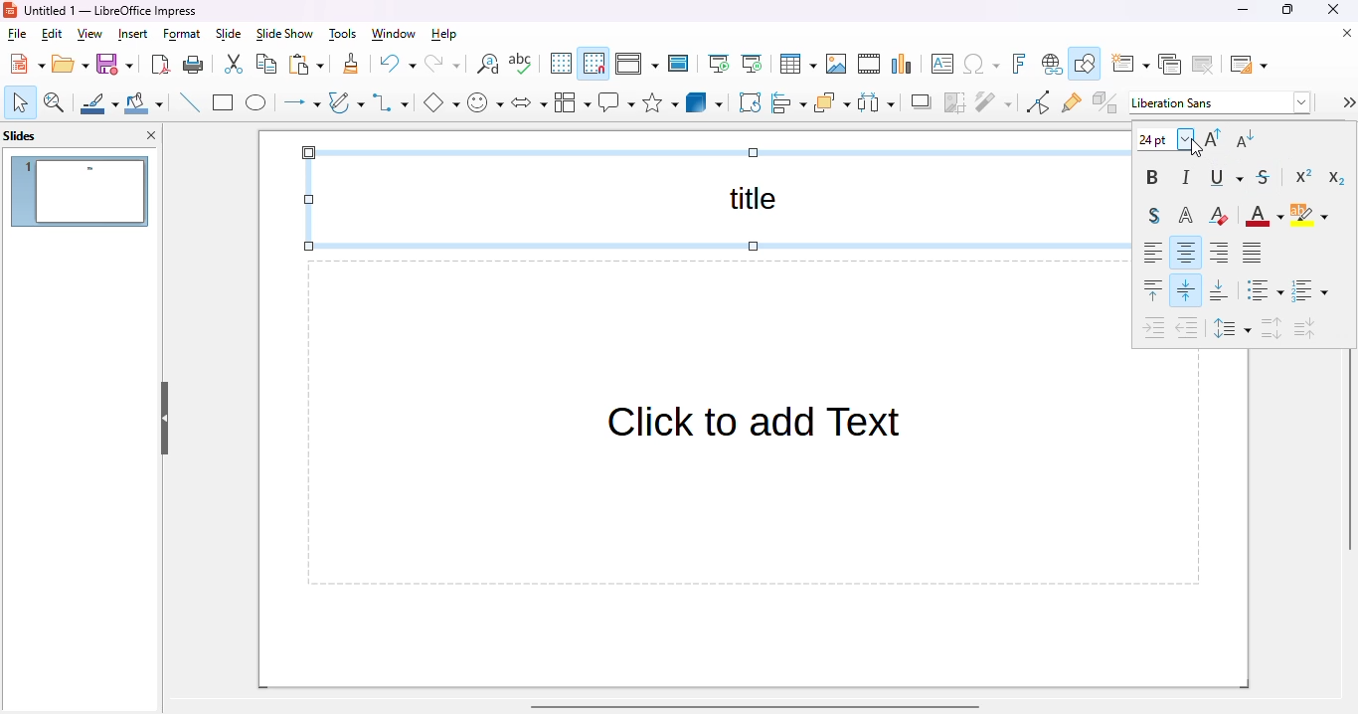 The width and height of the screenshot is (1358, 714). I want to click on underline, so click(1227, 178).